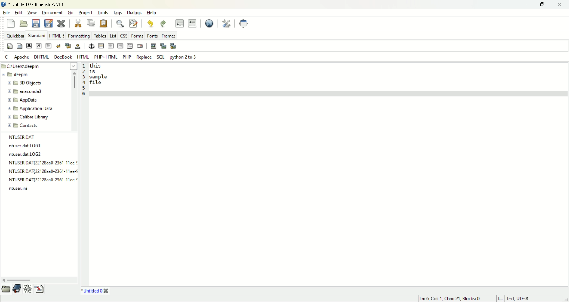  Describe the element at coordinates (19, 12) in the screenshot. I see `edit` at that location.